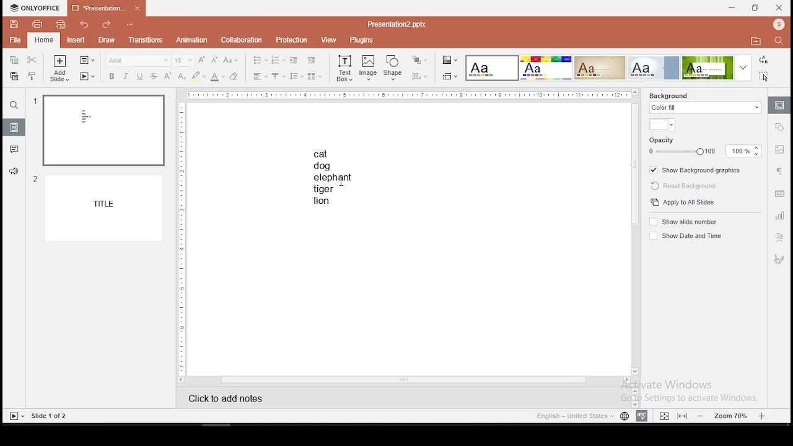 The image size is (793, 446). What do you see at coordinates (419, 76) in the screenshot?
I see `align objects` at bounding box center [419, 76].